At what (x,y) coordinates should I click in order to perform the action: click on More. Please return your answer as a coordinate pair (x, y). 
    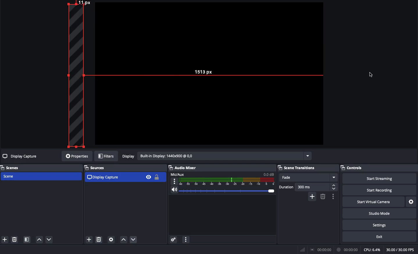
    Looking at the image, I should click on (185, 240).